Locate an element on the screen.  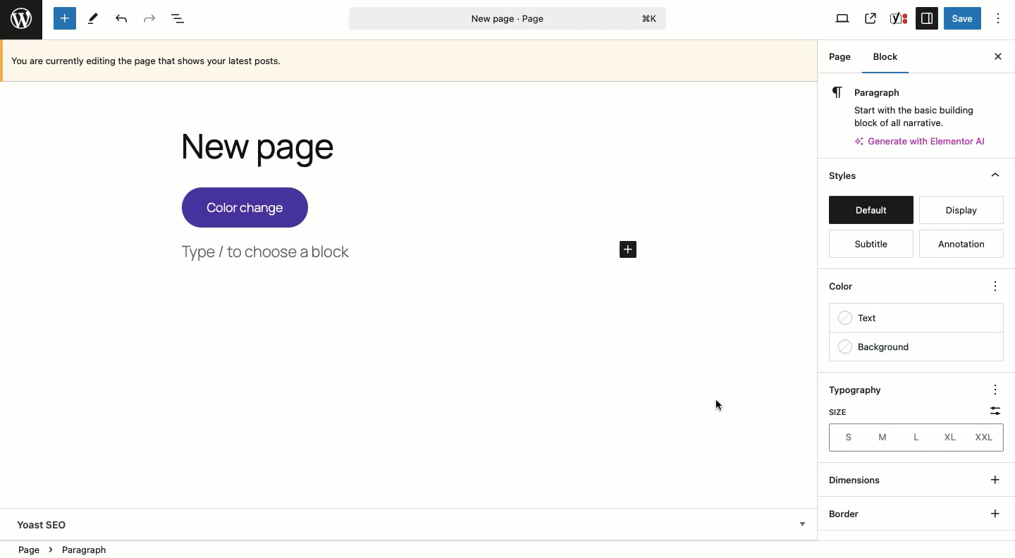
Paragraph Start with the basic building block of all narrative.  Generate with Elementor Al is located at coordinates (913, 117).